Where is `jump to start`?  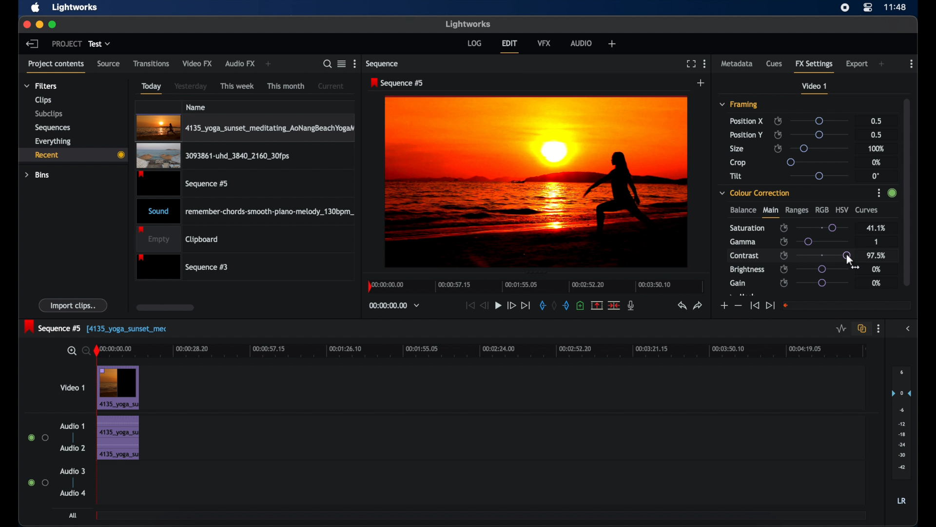 jump to start is located at coordinates (470, 305).